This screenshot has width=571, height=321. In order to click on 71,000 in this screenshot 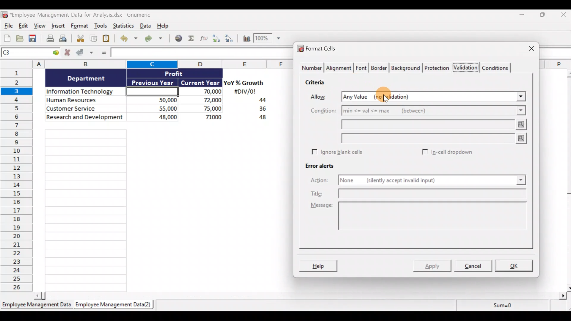, I will do `click(205, 118)`.